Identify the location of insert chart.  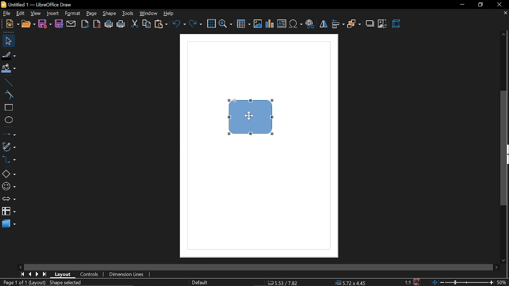
(269, 24).